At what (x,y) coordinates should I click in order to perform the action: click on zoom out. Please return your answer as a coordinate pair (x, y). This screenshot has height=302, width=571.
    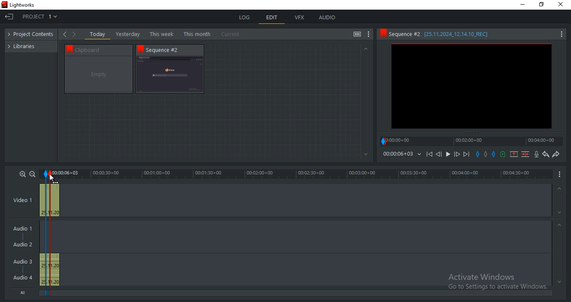
    Looking at the image, I should click on (32, 174).